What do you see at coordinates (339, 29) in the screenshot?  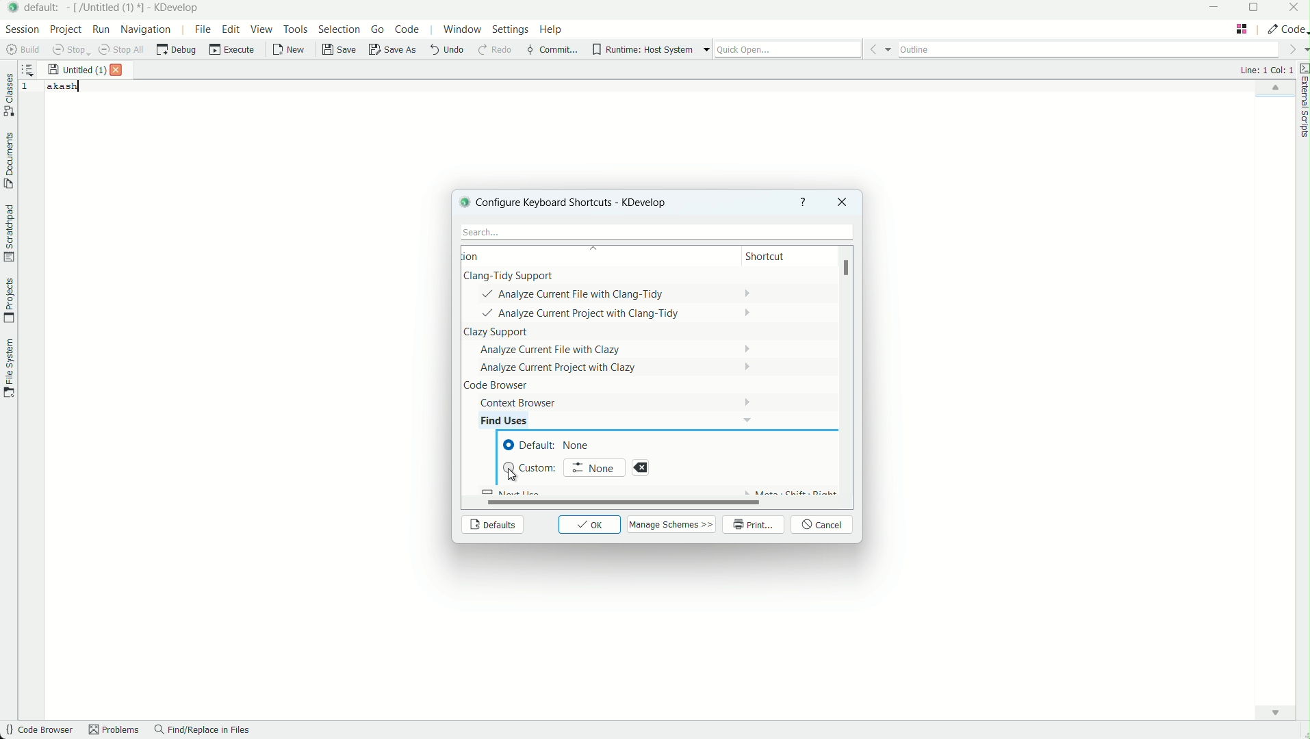 I see `selection menu` at bounding box center [339, 29].